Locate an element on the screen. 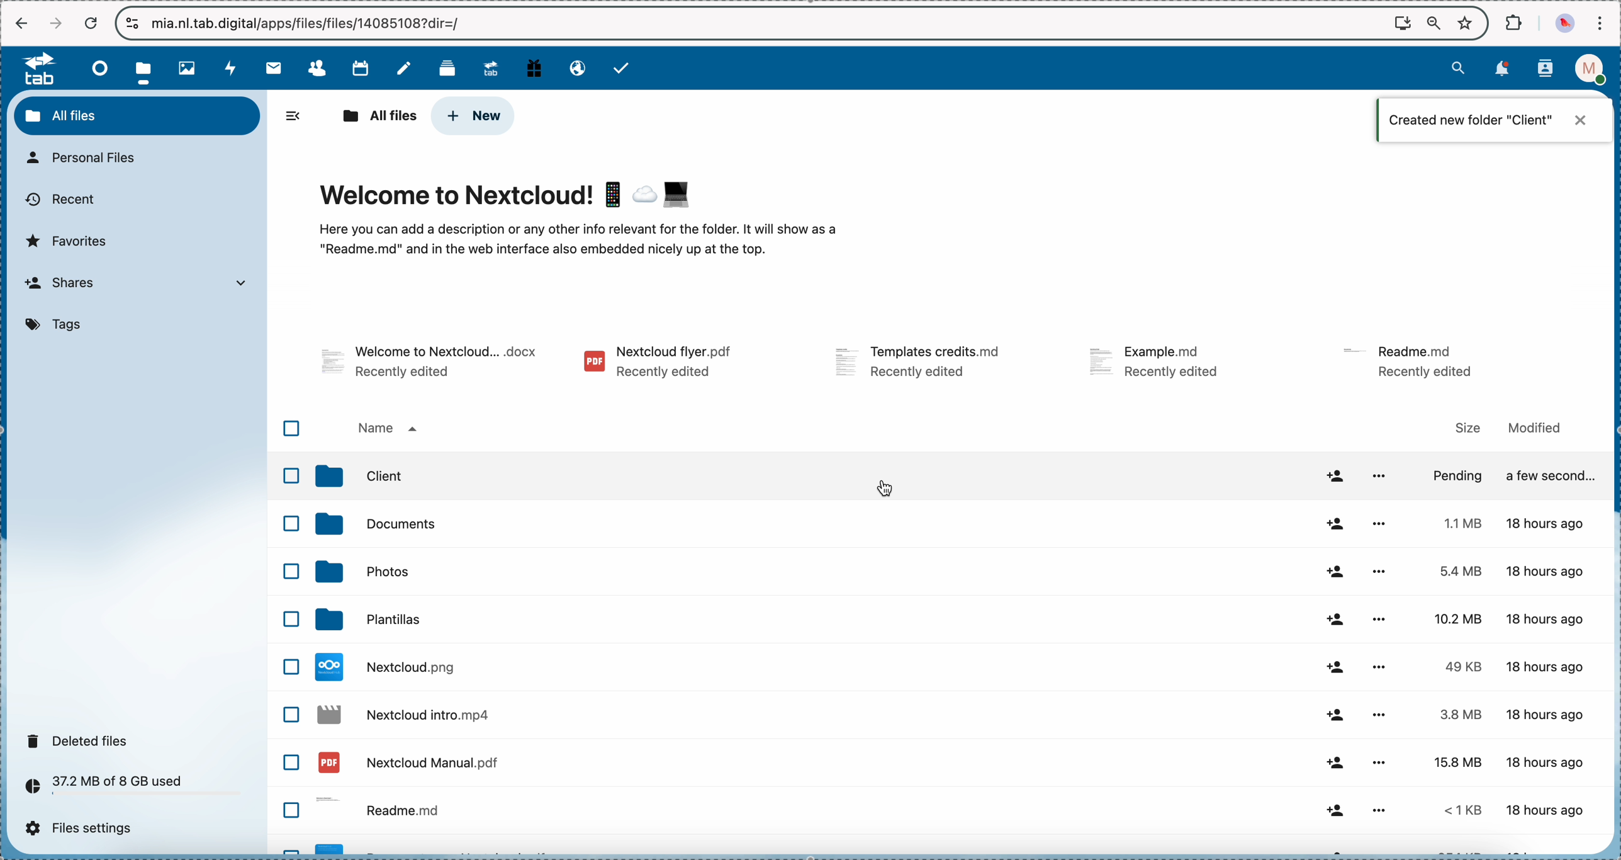 Image resolution: width=1621 pixels, height=860 pixels. tab is located at coordinates (33, 68).